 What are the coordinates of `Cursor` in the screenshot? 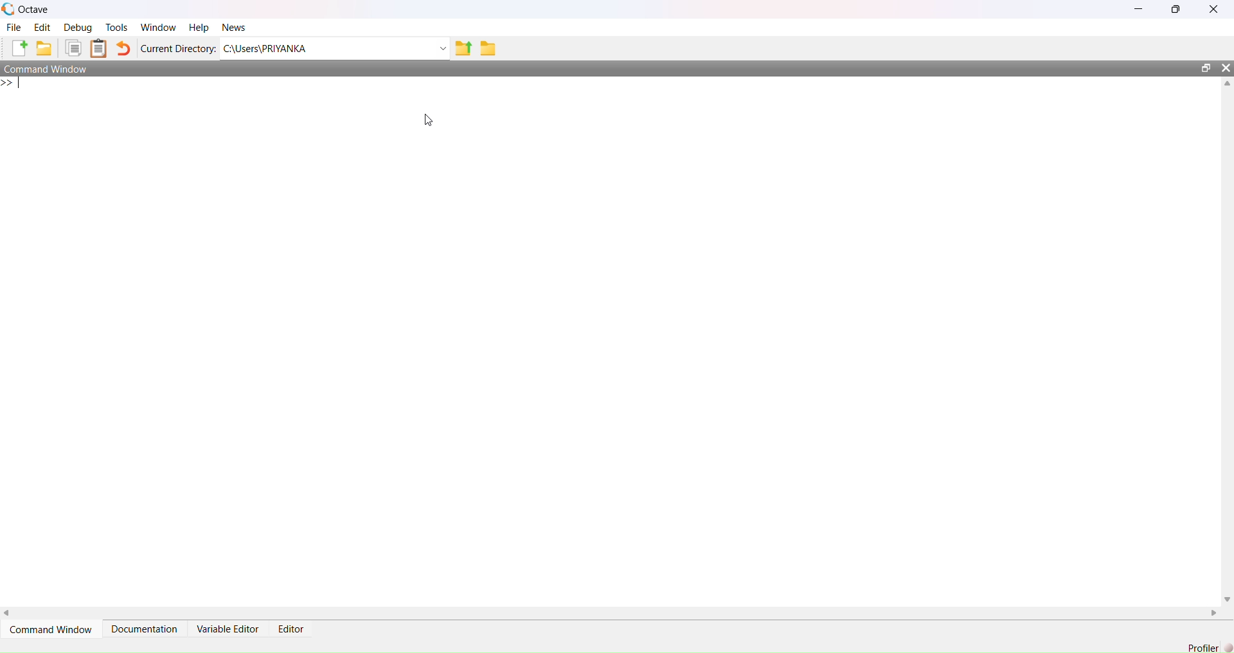 It's located at (429, 120).